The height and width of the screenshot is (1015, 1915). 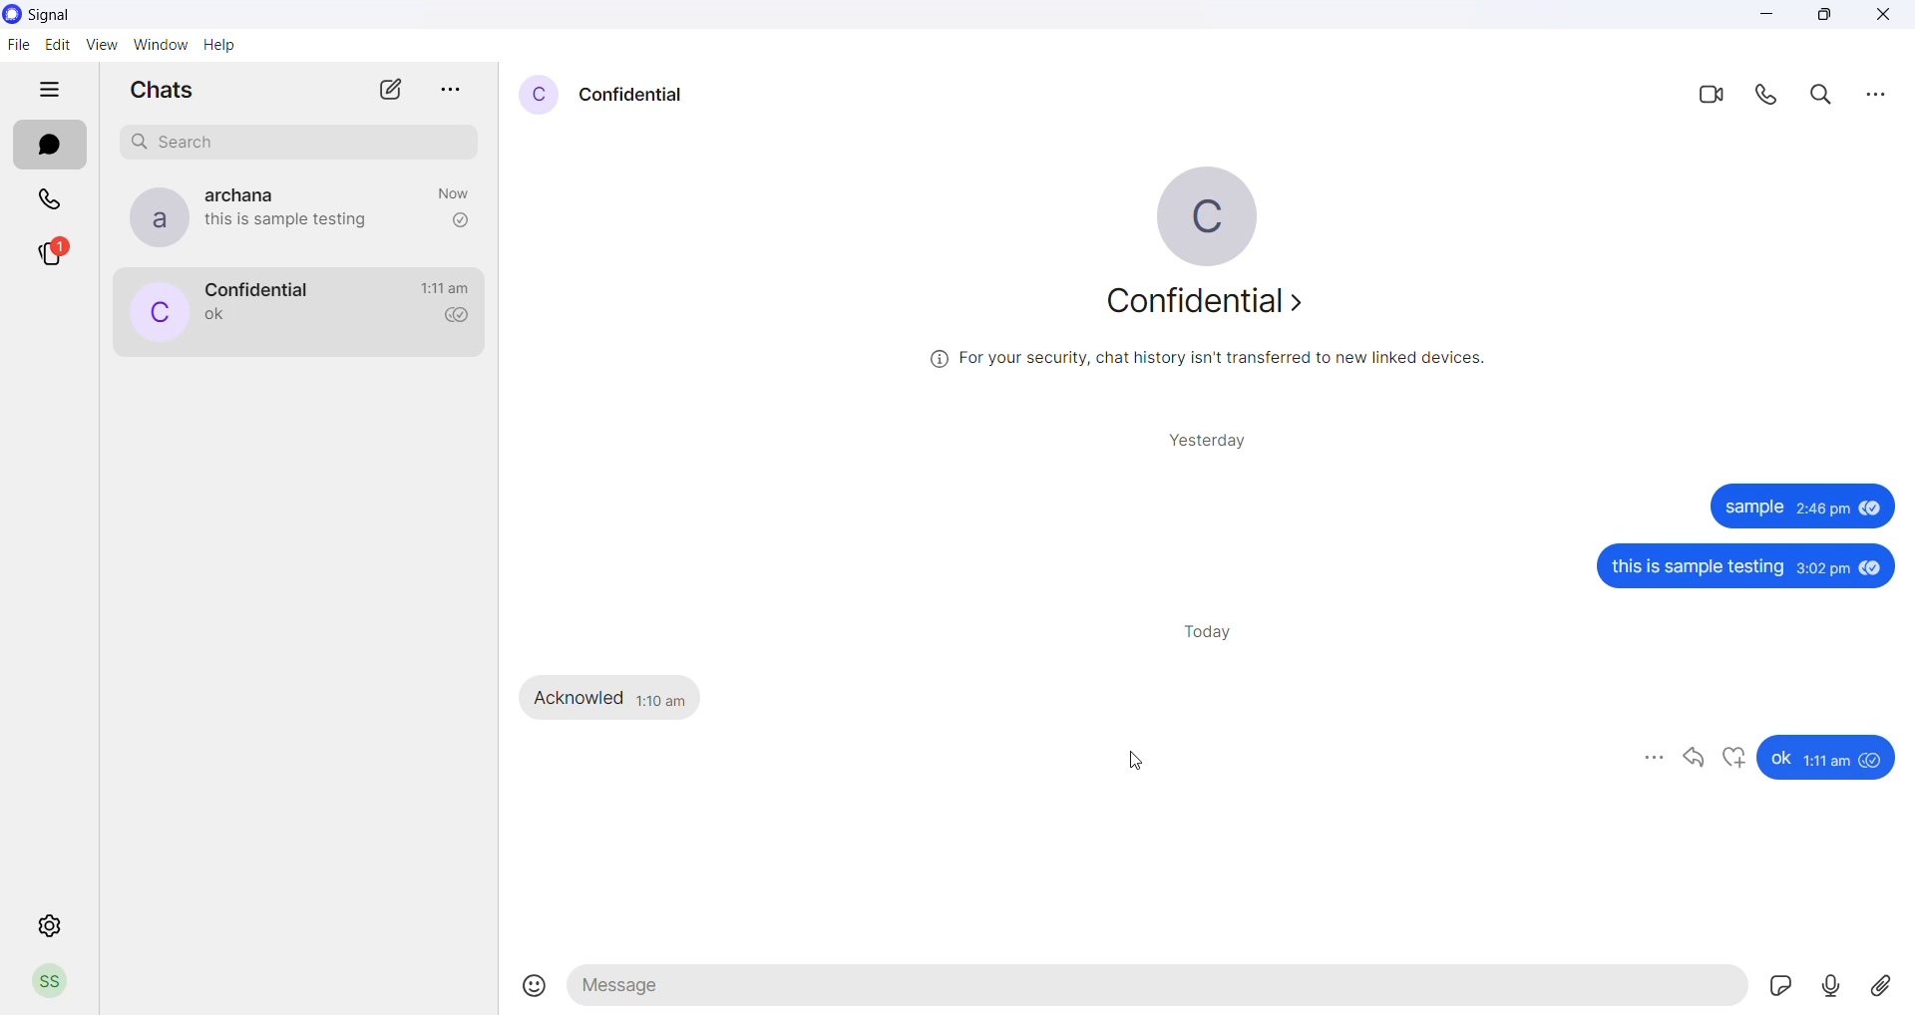 I want to click on contact name, so click(x=252, y=193).